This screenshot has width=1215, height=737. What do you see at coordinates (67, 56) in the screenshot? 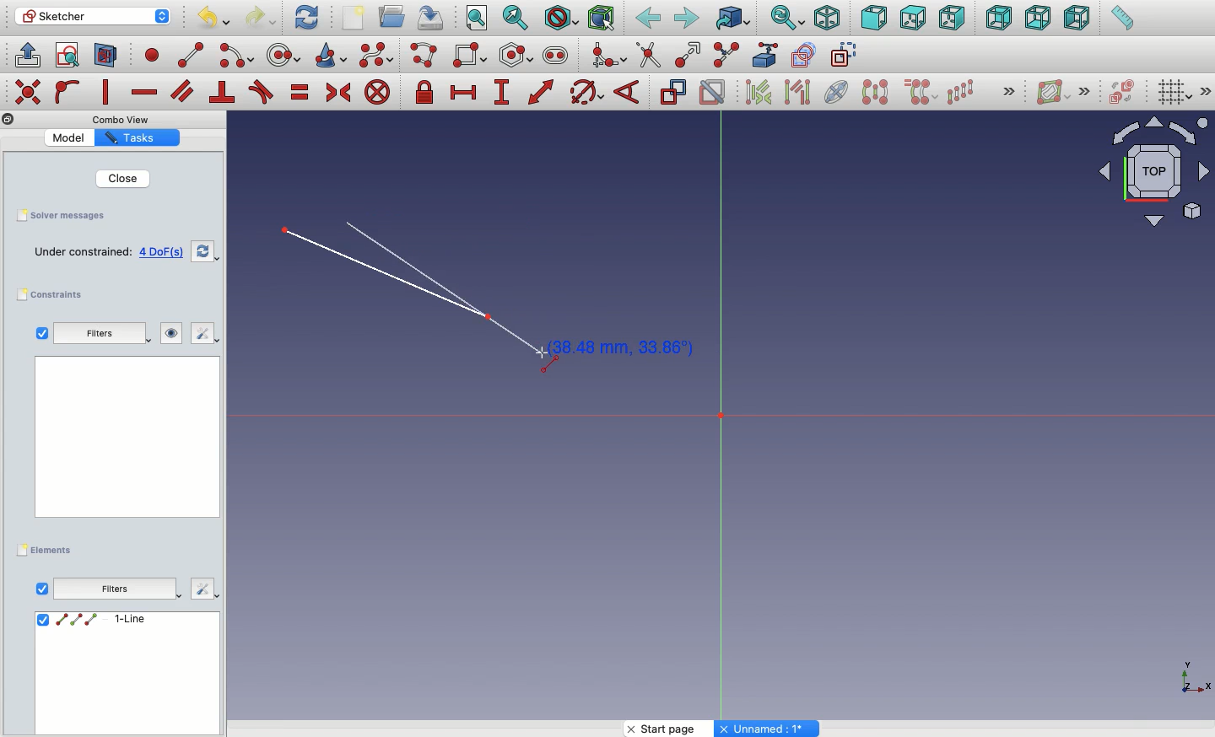
I see `View sketch` at bounding box center [67, 56].